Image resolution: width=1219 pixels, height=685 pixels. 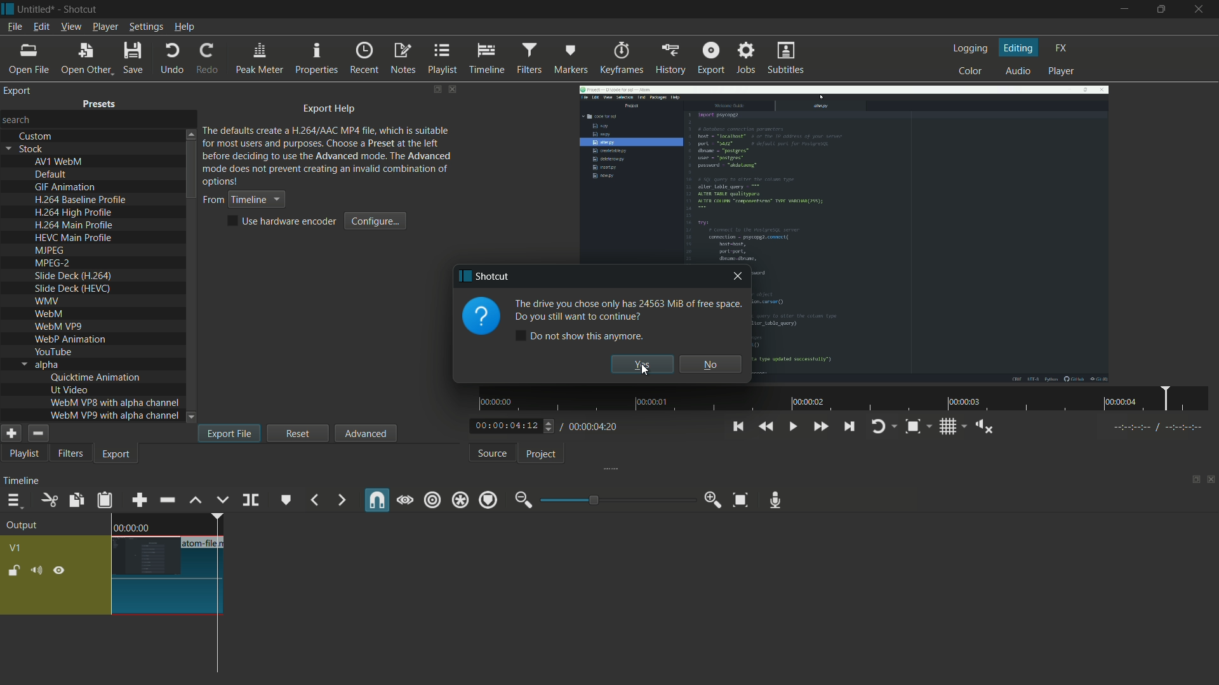 I want to click on source, so click(x=492, y=454).